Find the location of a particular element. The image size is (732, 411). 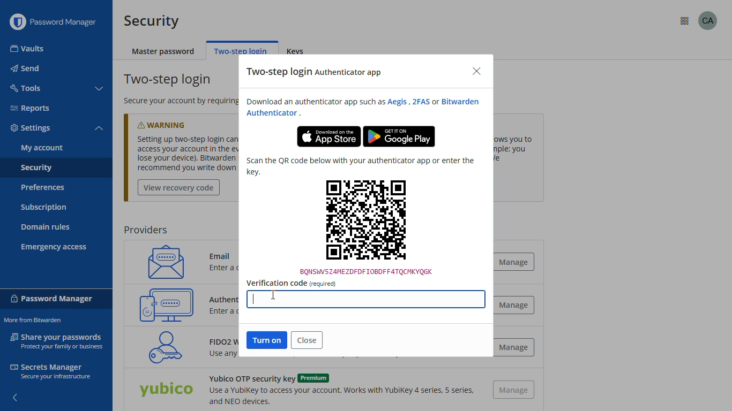

enter verification code is located at coordinates (364, 297).